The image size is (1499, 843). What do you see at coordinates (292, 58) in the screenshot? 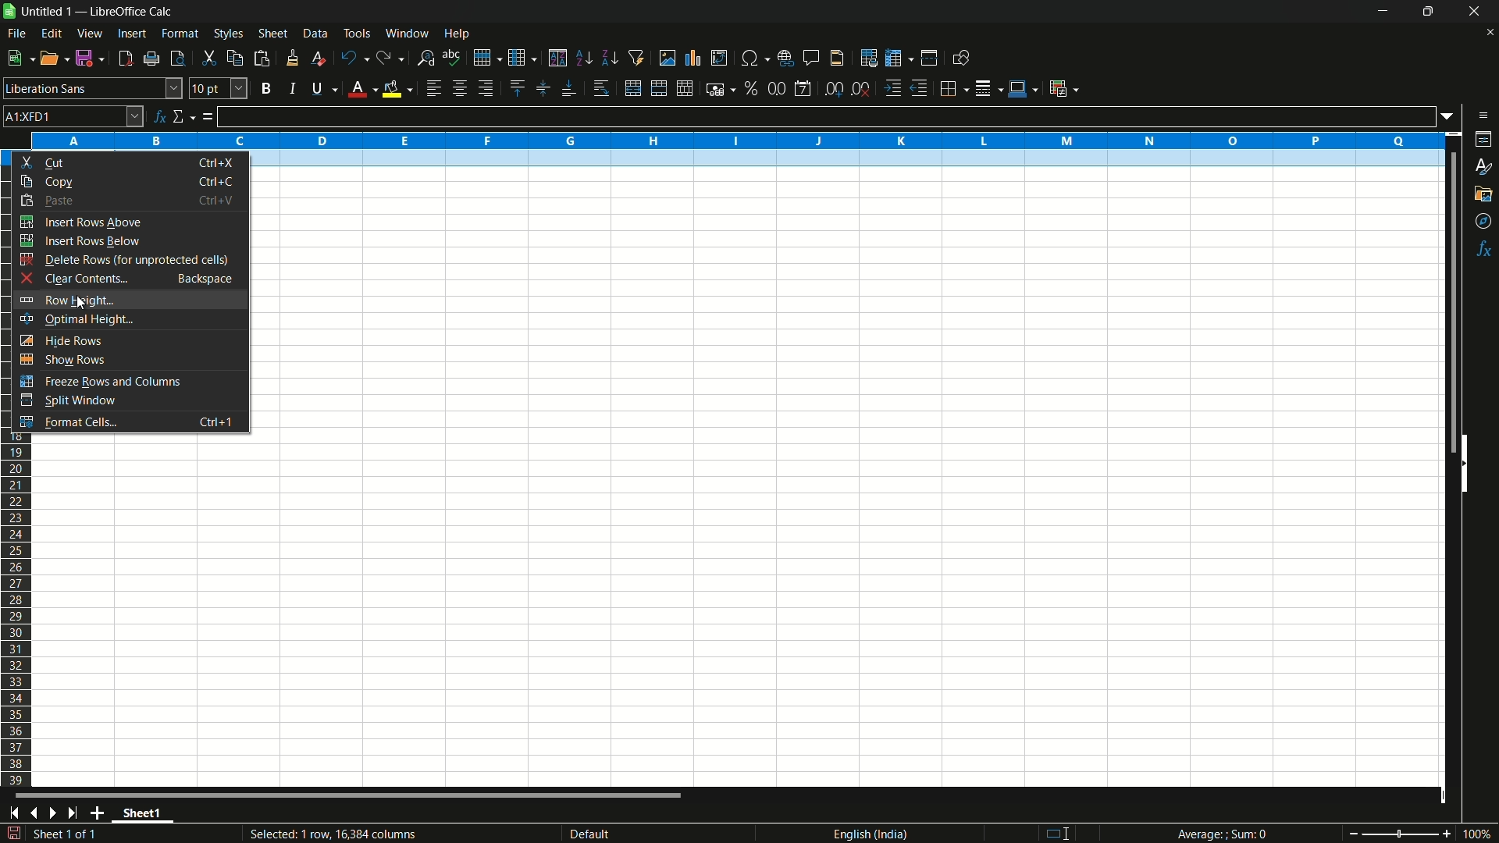
I see `clone formatting` at bounding box center [292, 58].